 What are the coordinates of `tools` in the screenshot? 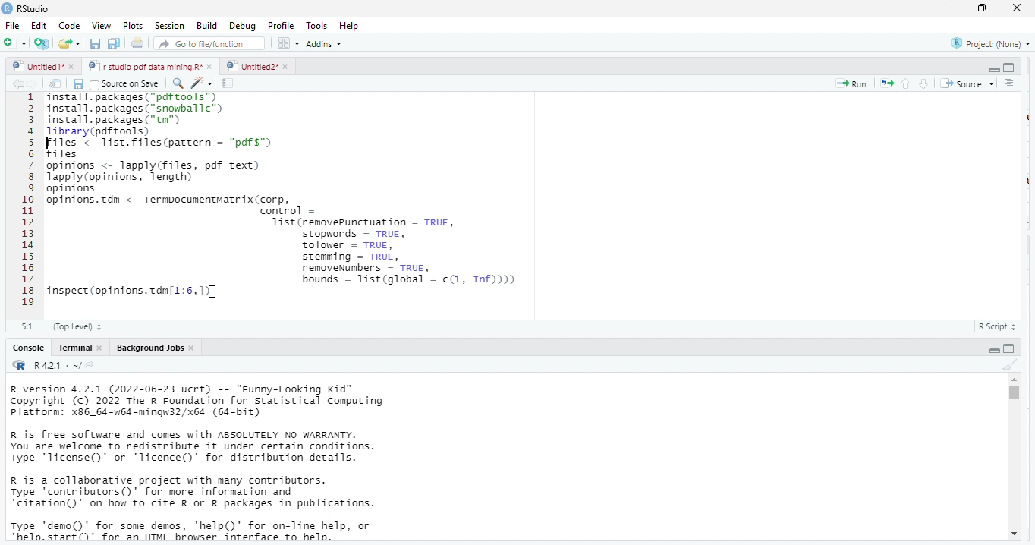 It's located at (319, 24).